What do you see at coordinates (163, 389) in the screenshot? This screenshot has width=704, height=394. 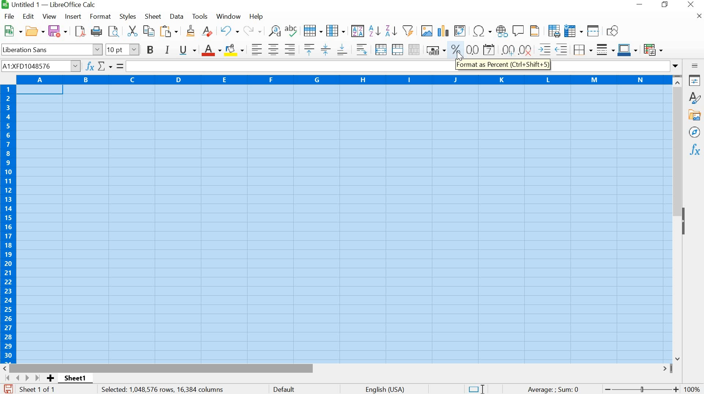 I see `Selected: 1,048,576 rows, 16,384 columns` at bounding box center [163, 389].